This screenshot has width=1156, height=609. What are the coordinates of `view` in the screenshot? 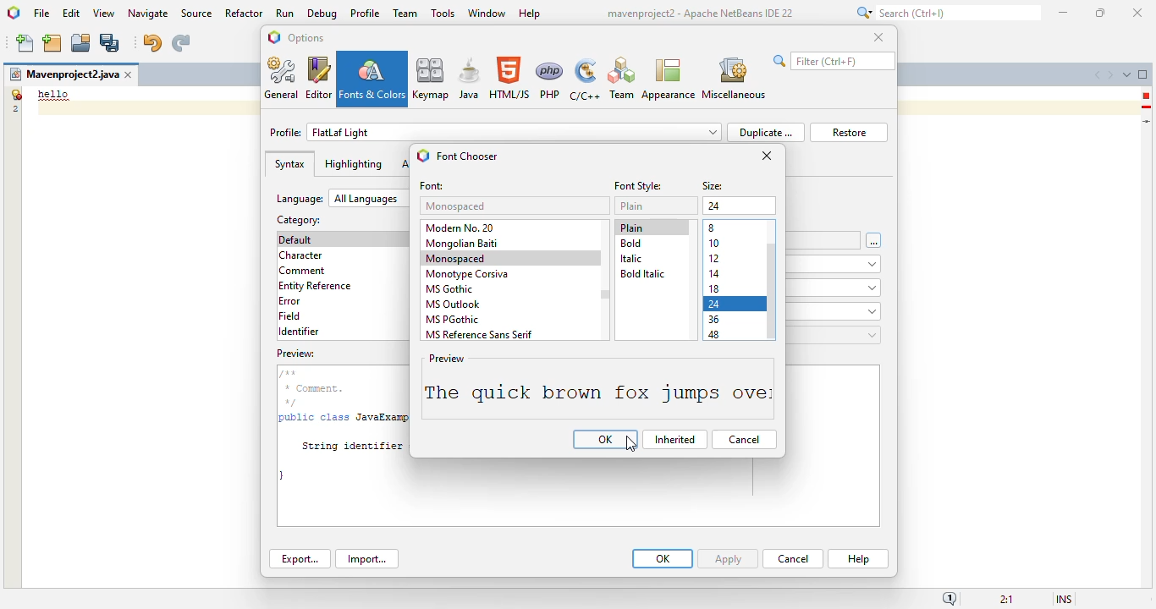 It's located at (104, 14).